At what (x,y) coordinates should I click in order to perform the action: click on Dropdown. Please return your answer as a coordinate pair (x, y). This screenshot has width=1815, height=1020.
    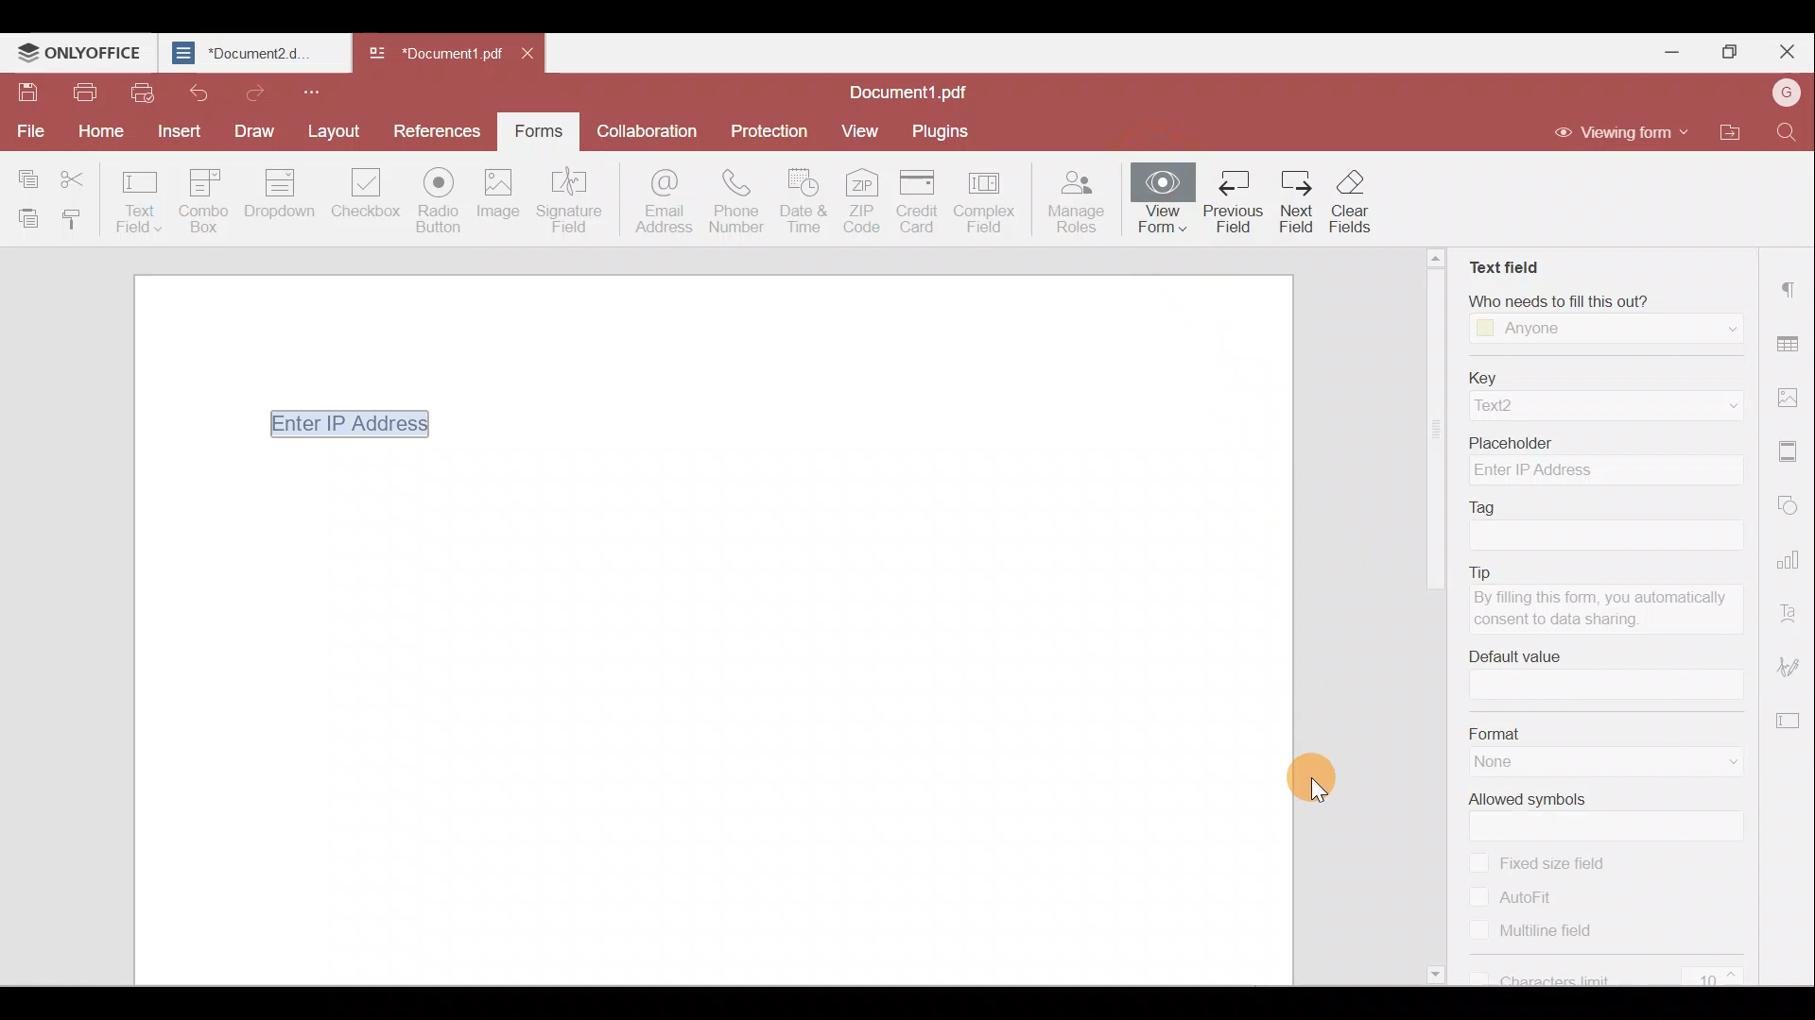
    Looking at the image, I should click on (1711, 327).